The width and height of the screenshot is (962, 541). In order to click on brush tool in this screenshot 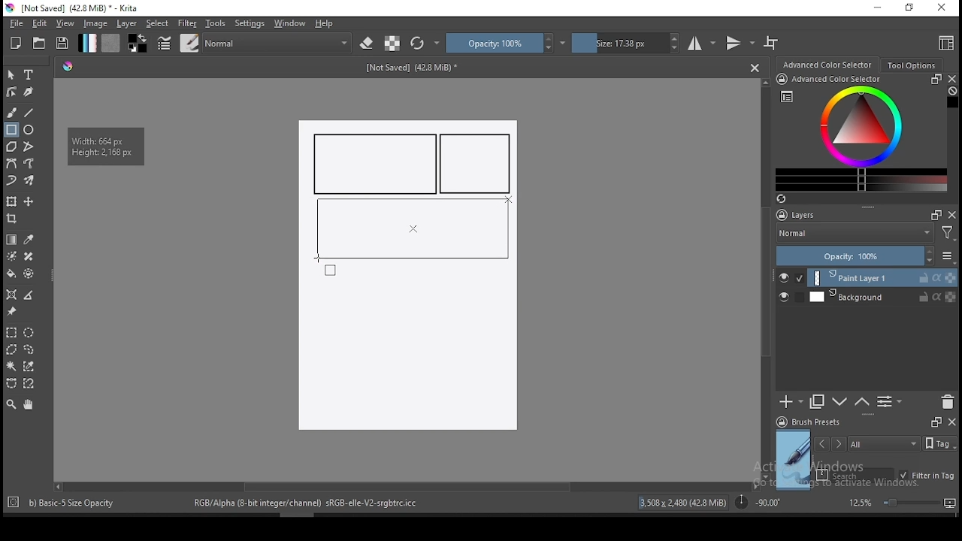, I will do `click(13, 112)`.